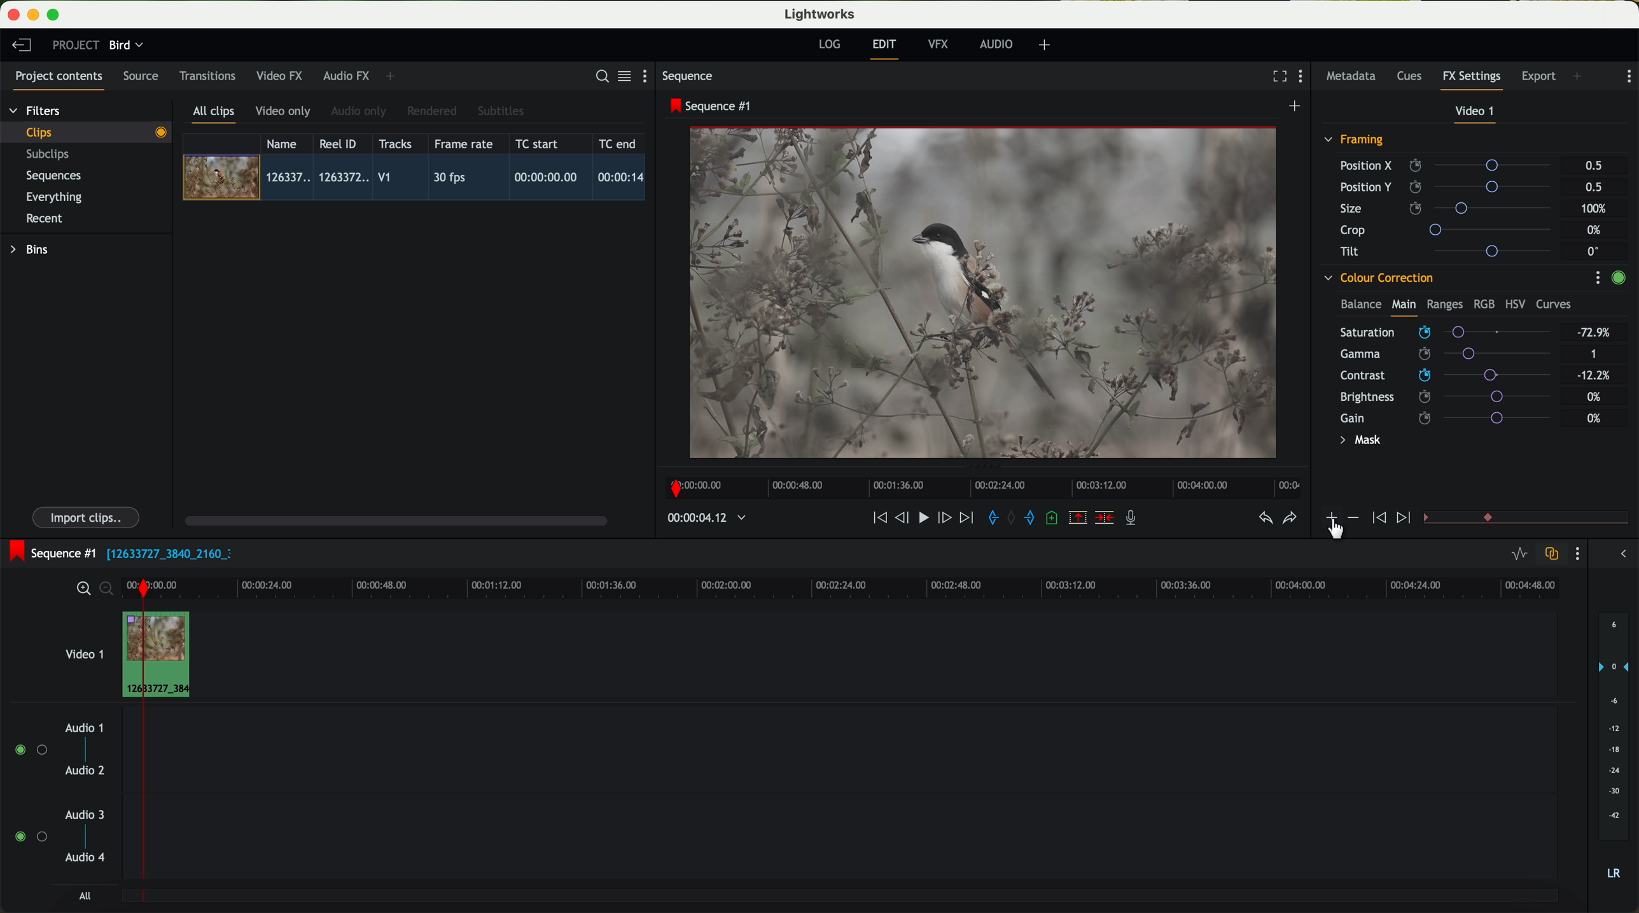 Image resolution: width=1639 pixels, height=913 pixels. What do you see at coordinates (1355, 141) in the screenshot?
I see `framing` at bounding box center [1355, 141].